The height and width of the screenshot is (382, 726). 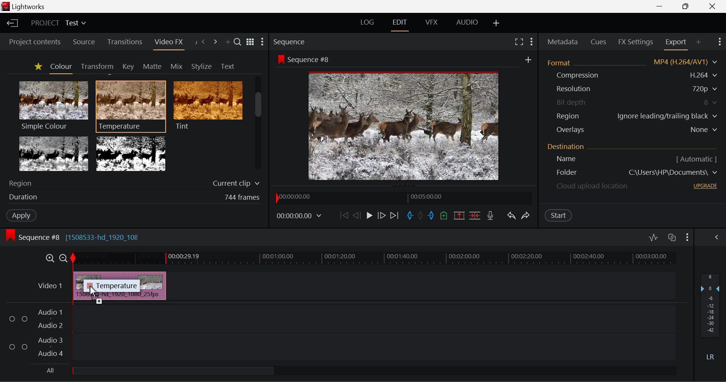 I want to click on Decibel Level, so click(x=710, y=315).